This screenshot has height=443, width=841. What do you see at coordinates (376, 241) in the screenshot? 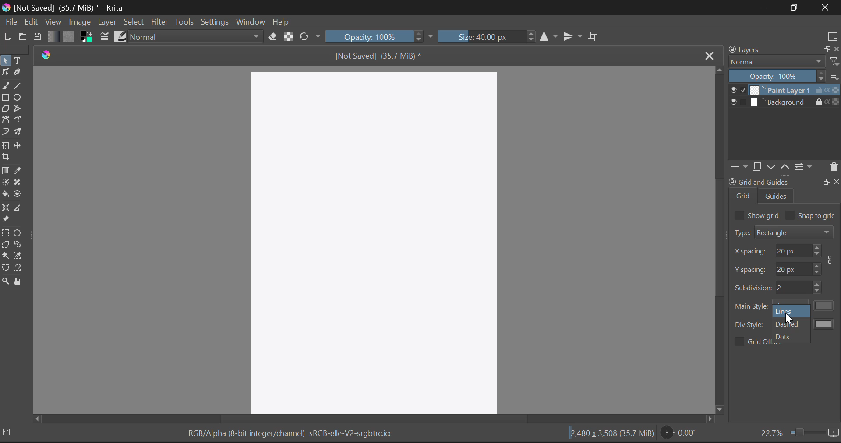
I see `Document Workspace` at bounding box center [376, 241].